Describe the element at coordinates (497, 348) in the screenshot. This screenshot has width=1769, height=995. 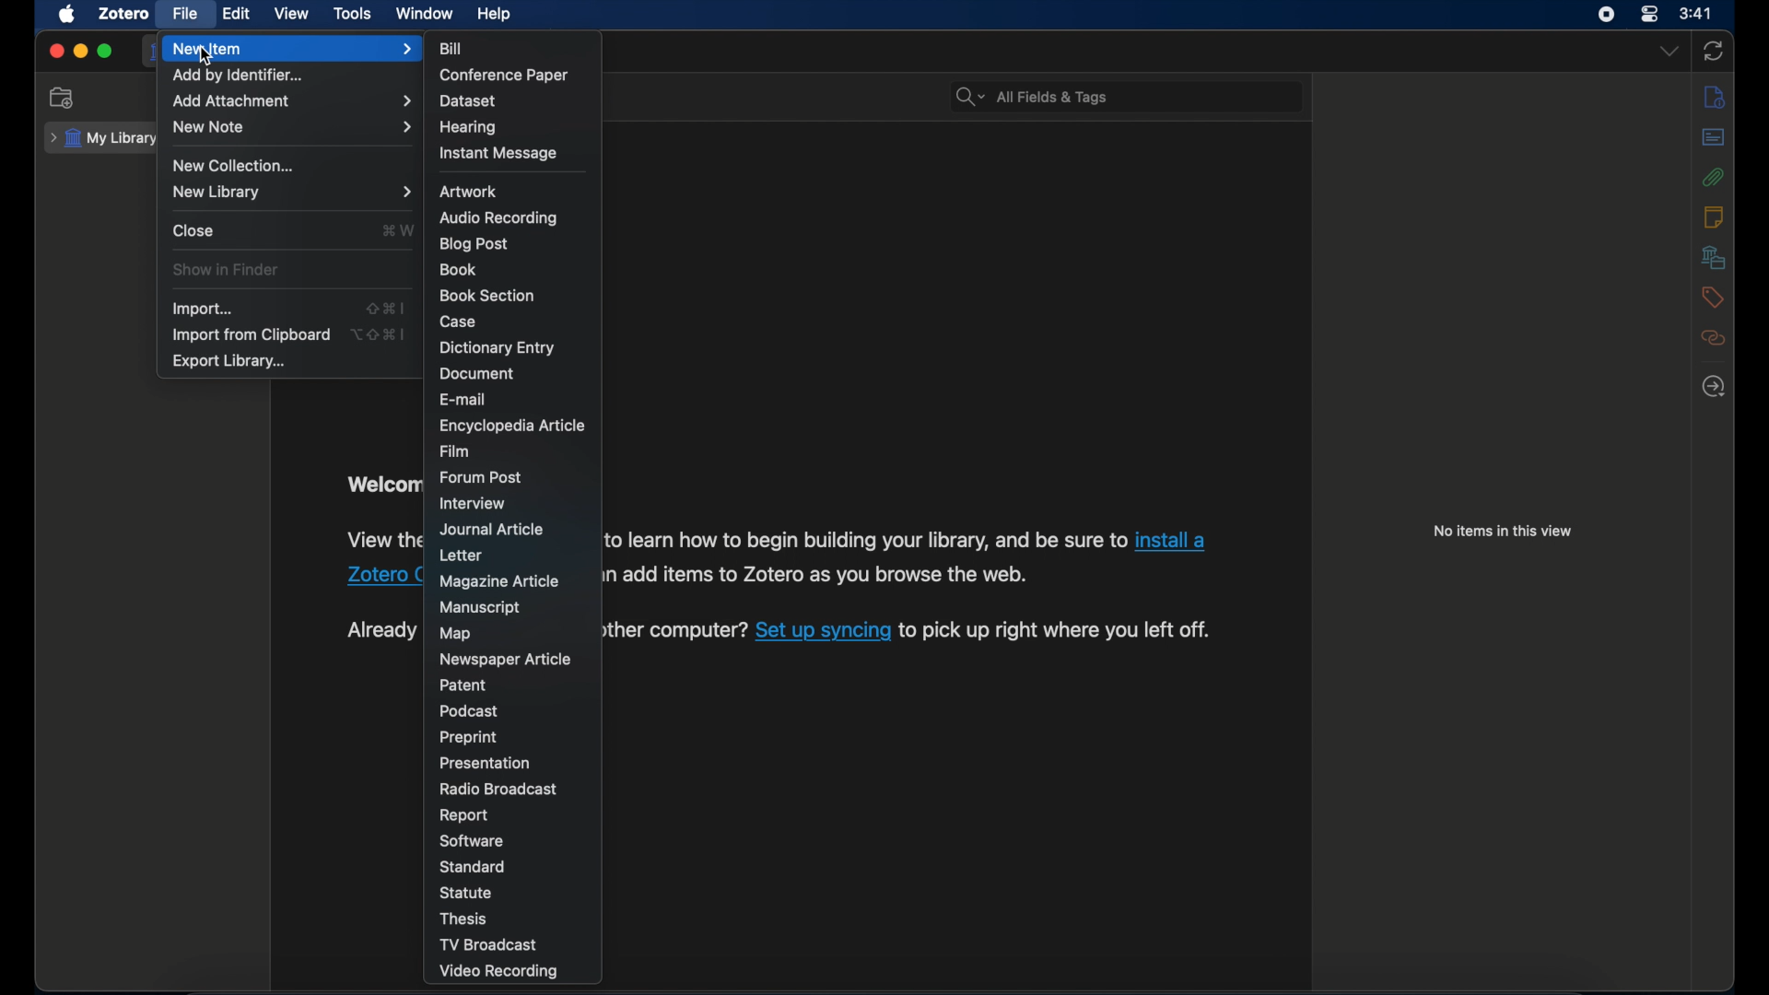
I see `dictionary entry` at that location.